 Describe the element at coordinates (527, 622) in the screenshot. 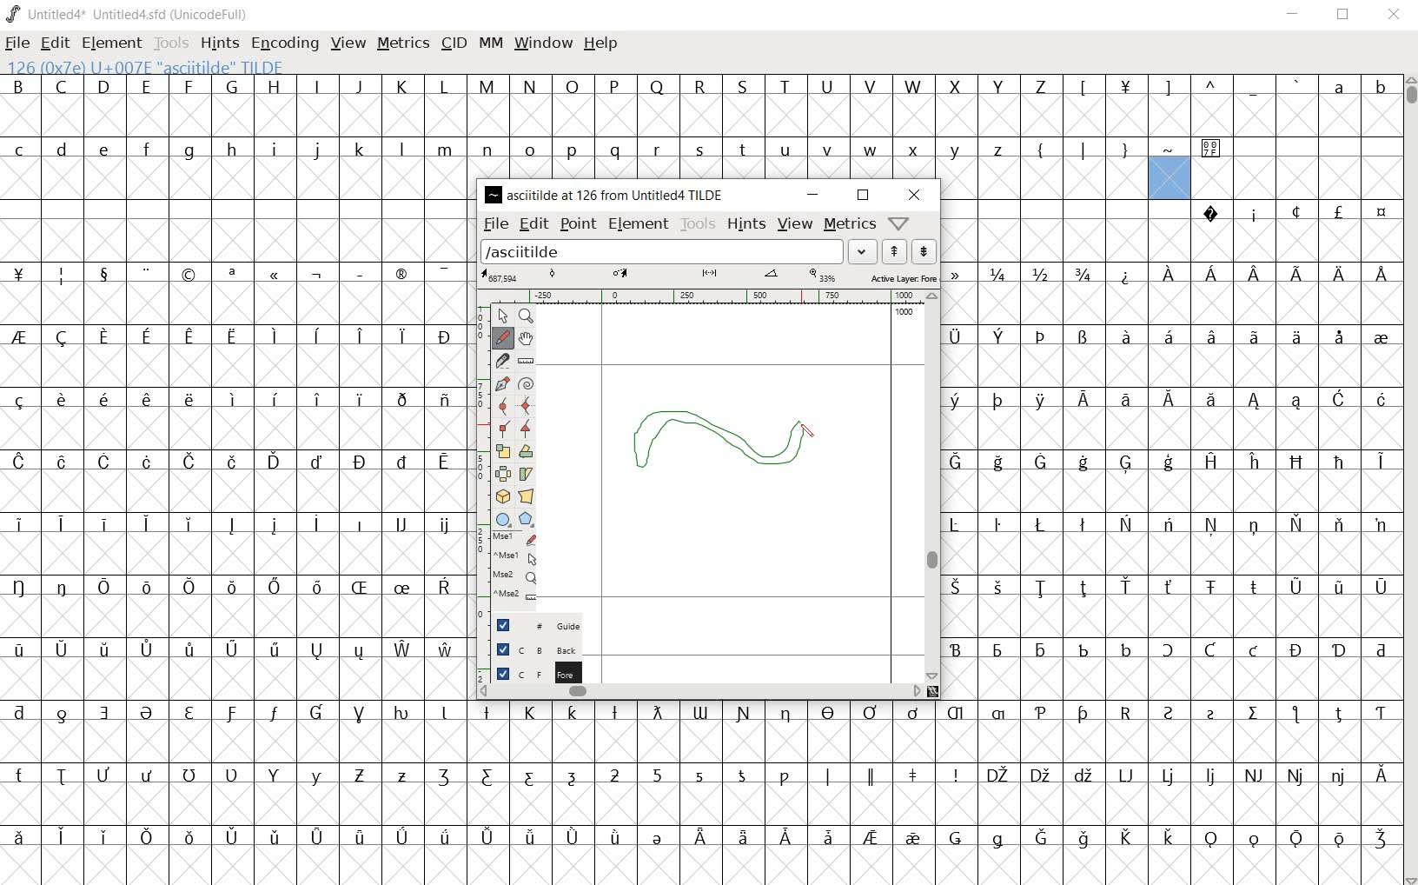

I see `guide` at that location.